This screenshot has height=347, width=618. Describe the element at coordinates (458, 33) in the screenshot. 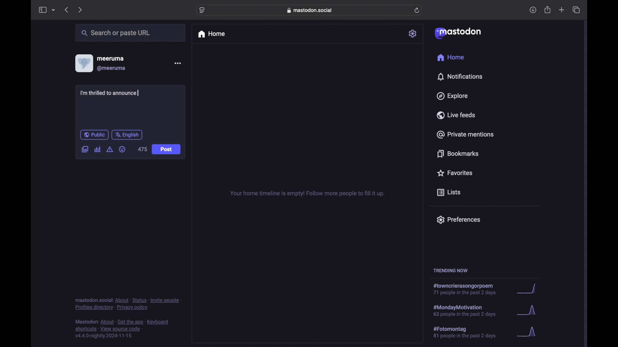

I see `mastodon` at that location.